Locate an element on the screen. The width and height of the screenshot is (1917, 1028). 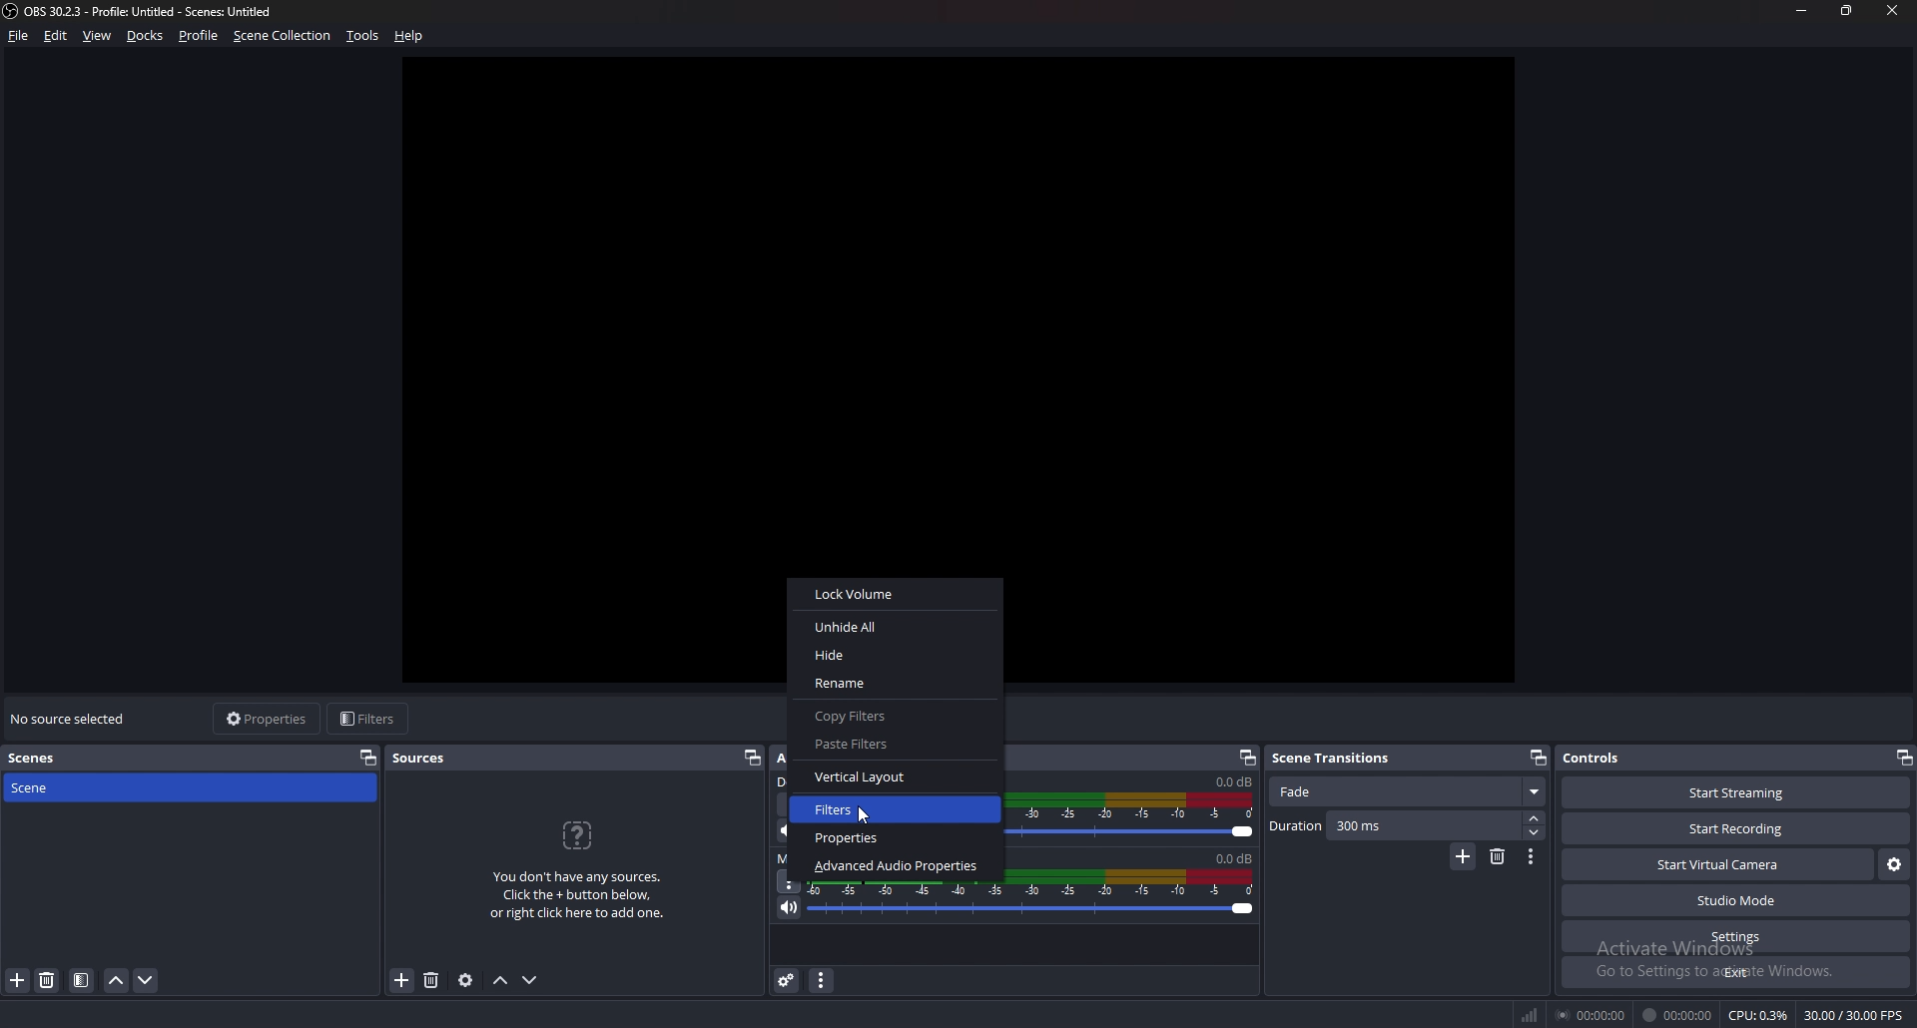
volume is located at coordinates (1234, 781).